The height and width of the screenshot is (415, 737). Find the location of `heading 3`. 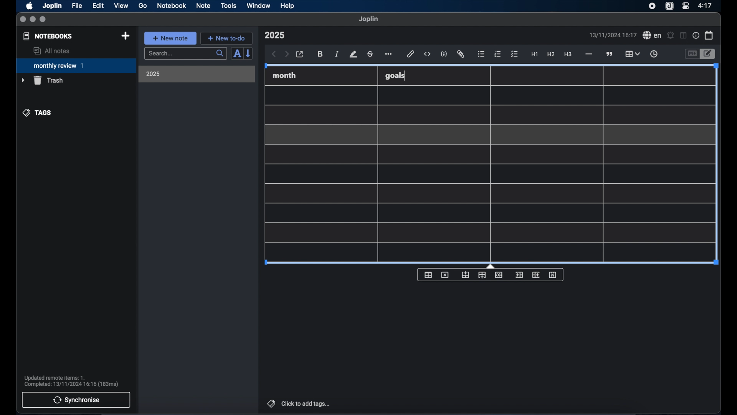

heading 3 is located at coordinates (568, 55).